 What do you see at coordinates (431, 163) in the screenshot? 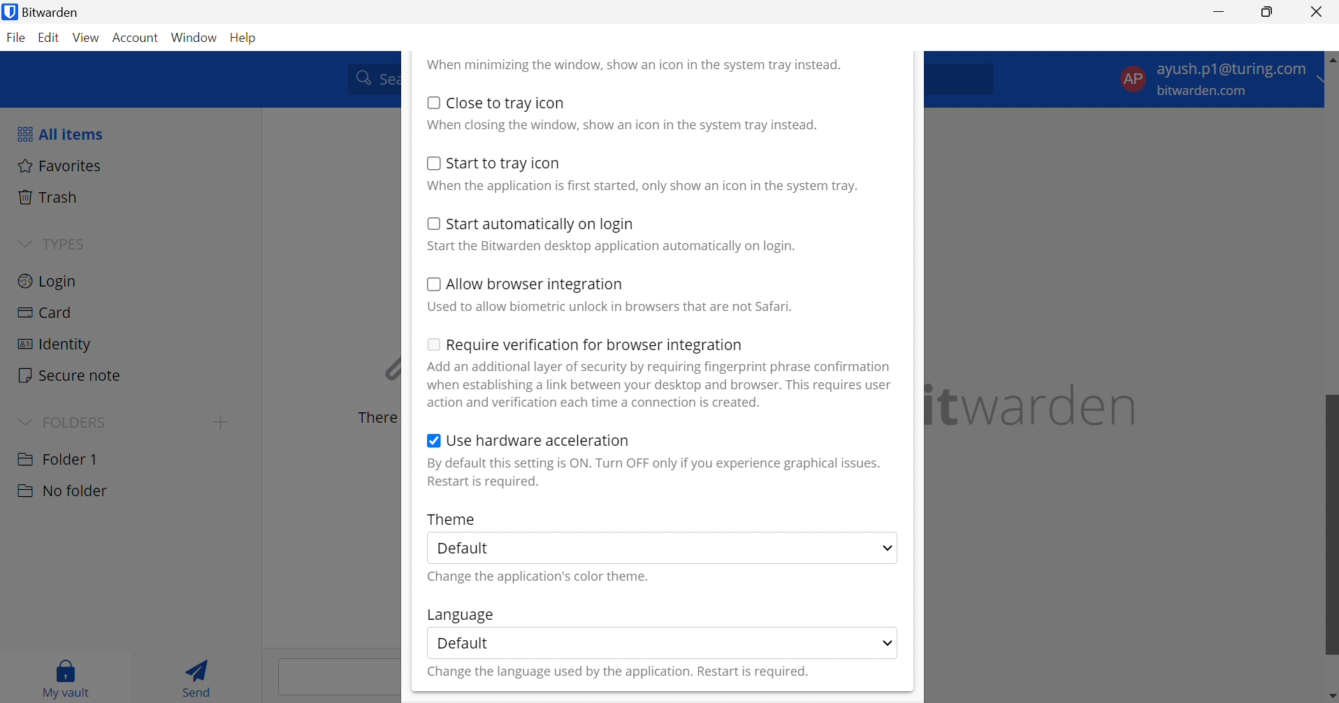
I see `Checkbox` at bounding box center [431, 163].